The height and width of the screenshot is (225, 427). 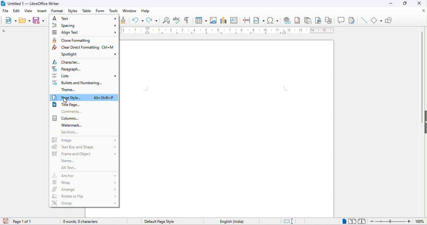 What do you see at coordinates (74, 126) in the screenshot?
I see `watermark` at bounding box center [74, 126].